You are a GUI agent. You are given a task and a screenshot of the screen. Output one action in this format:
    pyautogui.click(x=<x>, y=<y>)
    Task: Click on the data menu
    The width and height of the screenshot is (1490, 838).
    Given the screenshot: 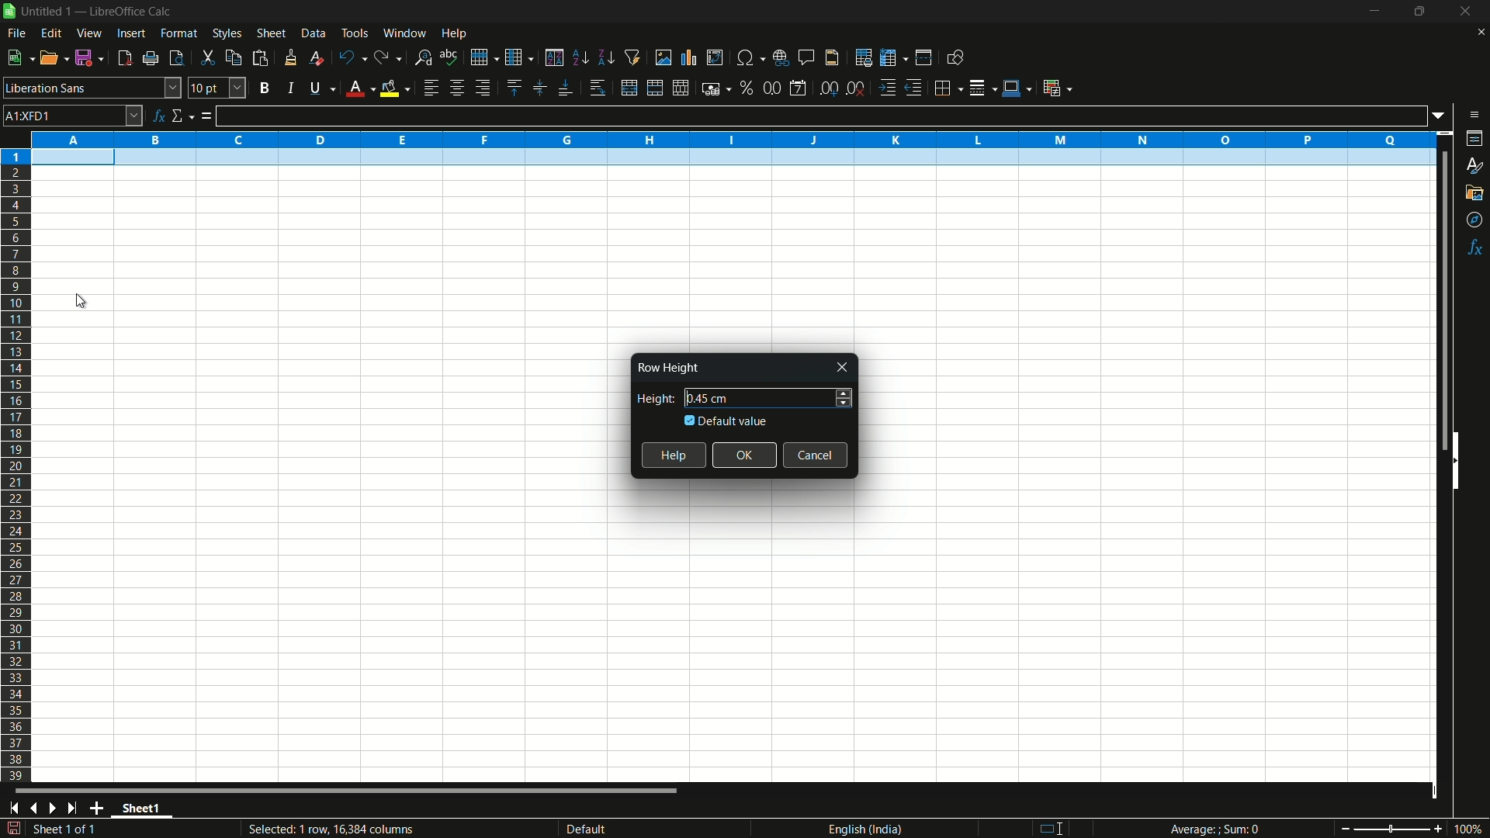 What is the action you would take?
    pyautogui.click(x=314, y=33)
    